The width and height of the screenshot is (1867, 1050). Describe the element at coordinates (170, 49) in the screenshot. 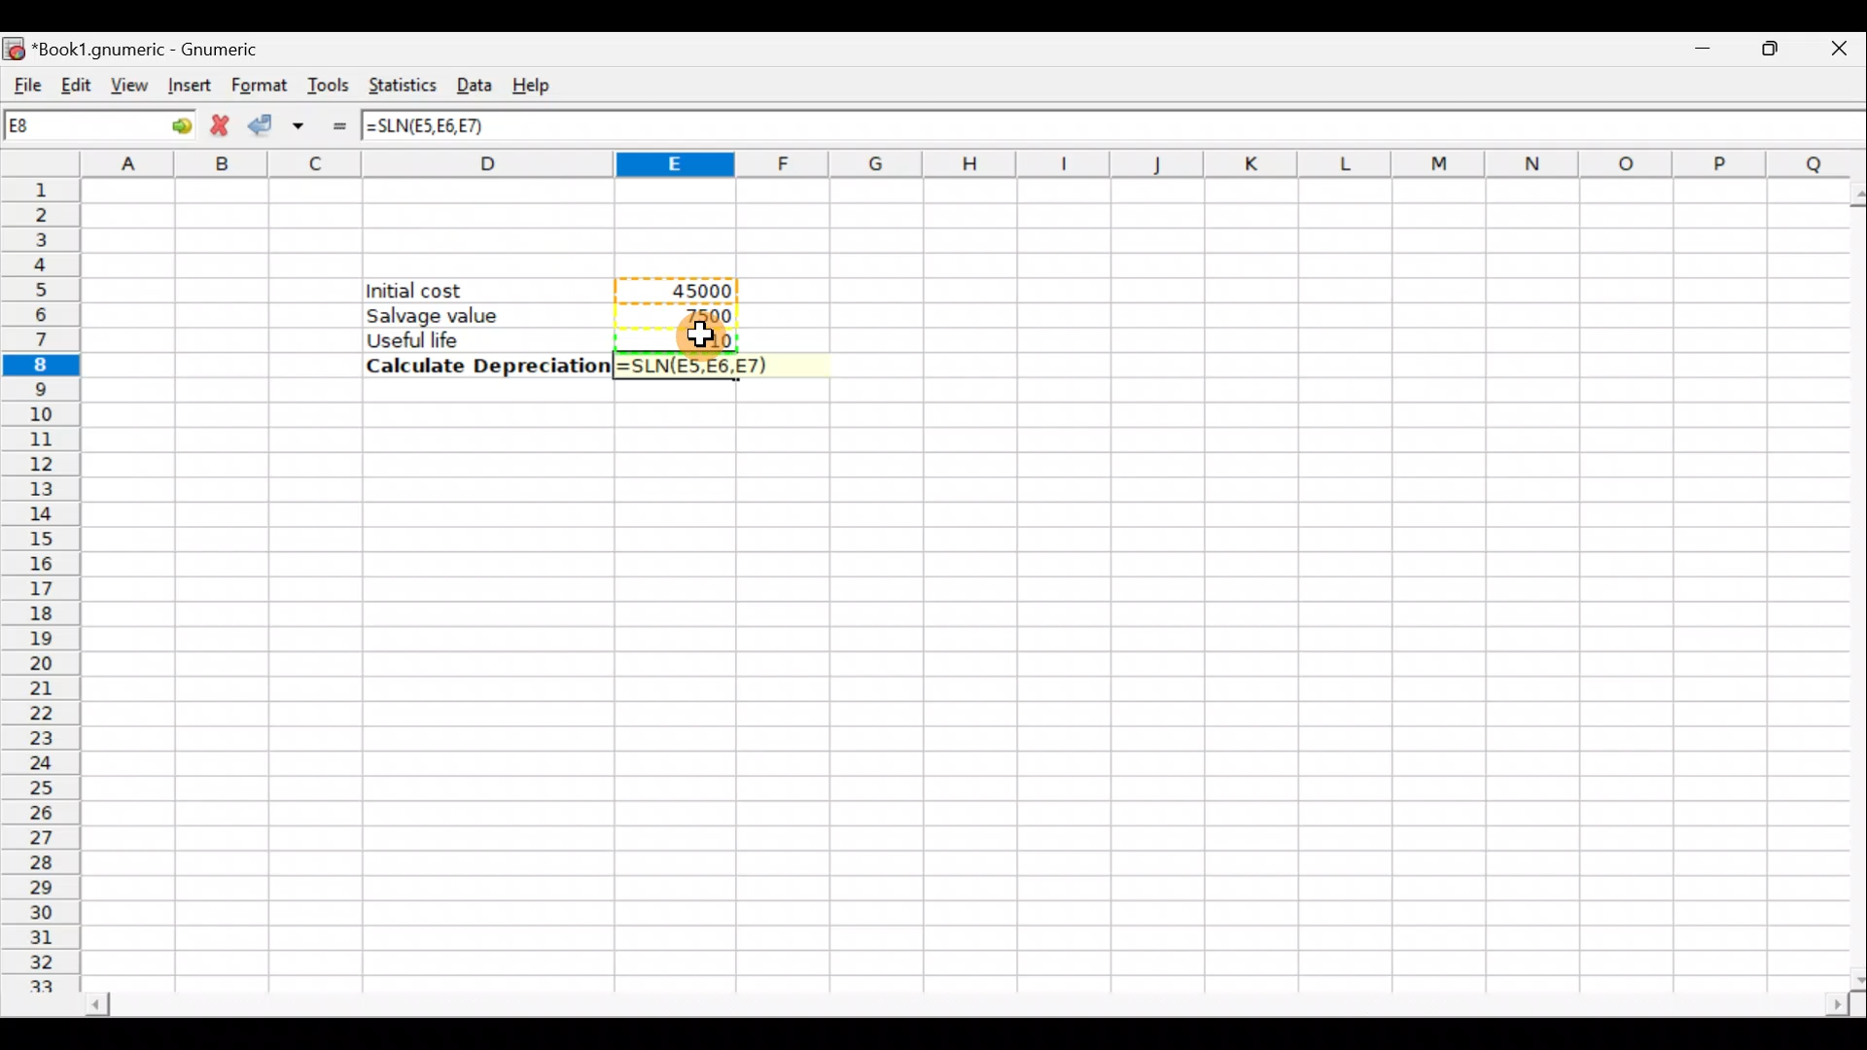

I see `*Book1.gnumeric - Gnumeric` at that location.